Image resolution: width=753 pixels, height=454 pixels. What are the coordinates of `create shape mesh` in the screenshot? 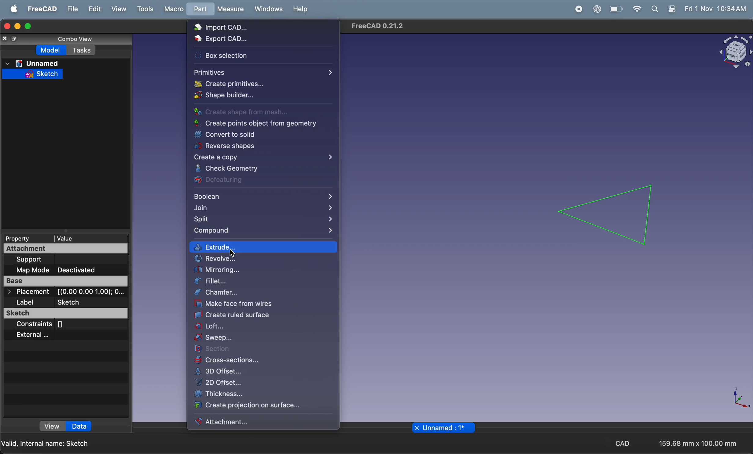 It's located at (251, 112).